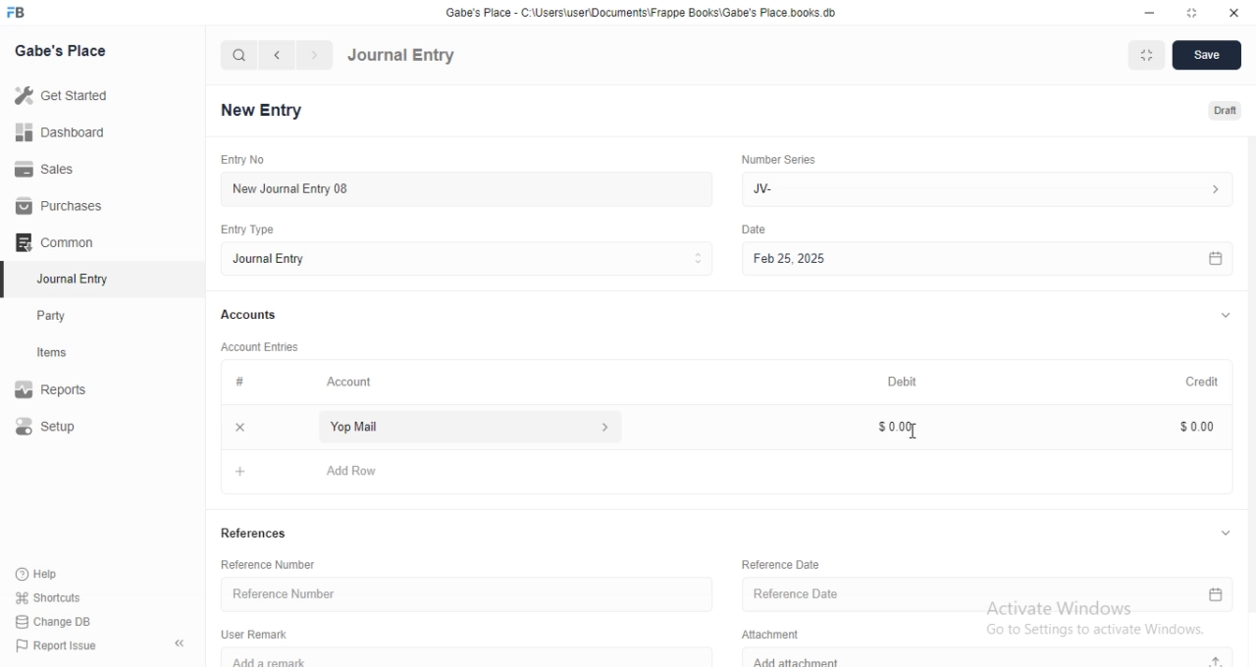 The width and height of the screenshot is (1256, 667). What do you see at coordinates (238, 383) in the screenshot?
I see `#` at bounding box center [238, 383].